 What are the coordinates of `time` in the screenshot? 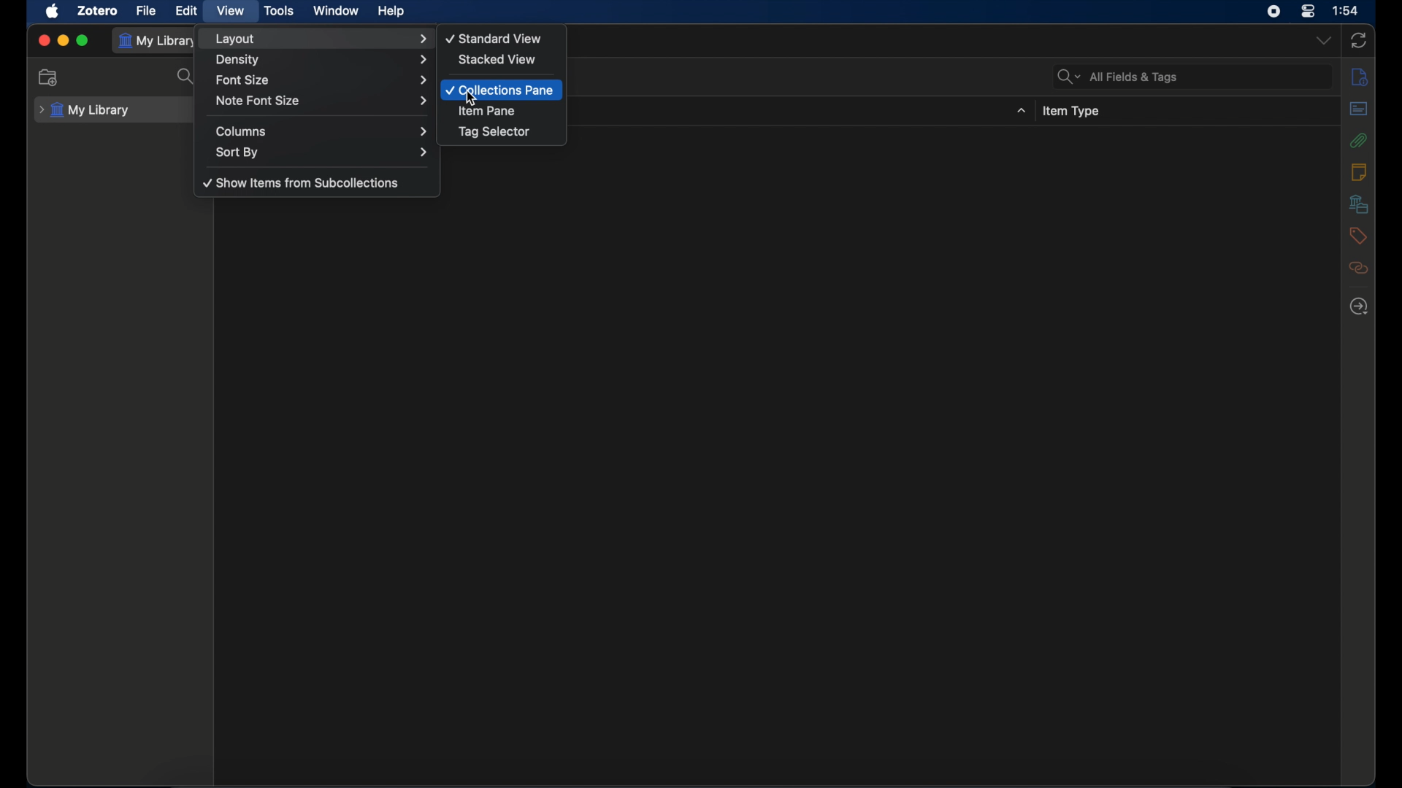 It's located at (1347, 11).